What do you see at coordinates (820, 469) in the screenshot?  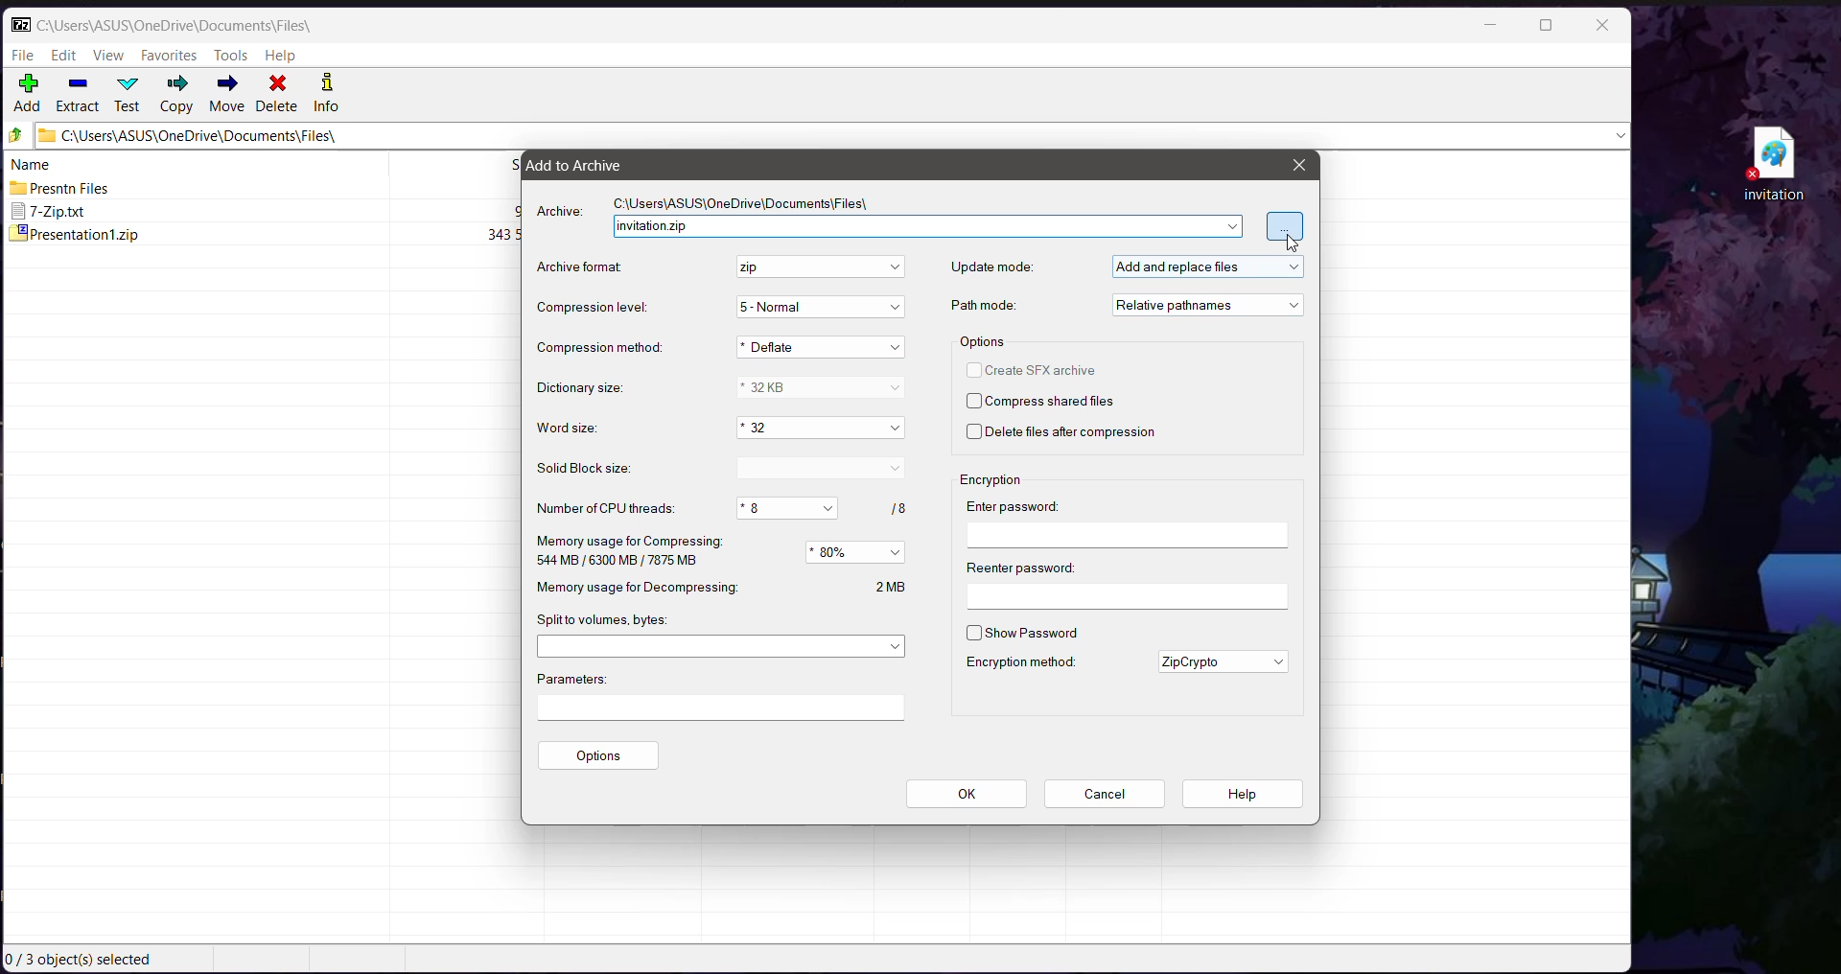 I see `Set the Solid Block size` at bounding box center [820, 469].